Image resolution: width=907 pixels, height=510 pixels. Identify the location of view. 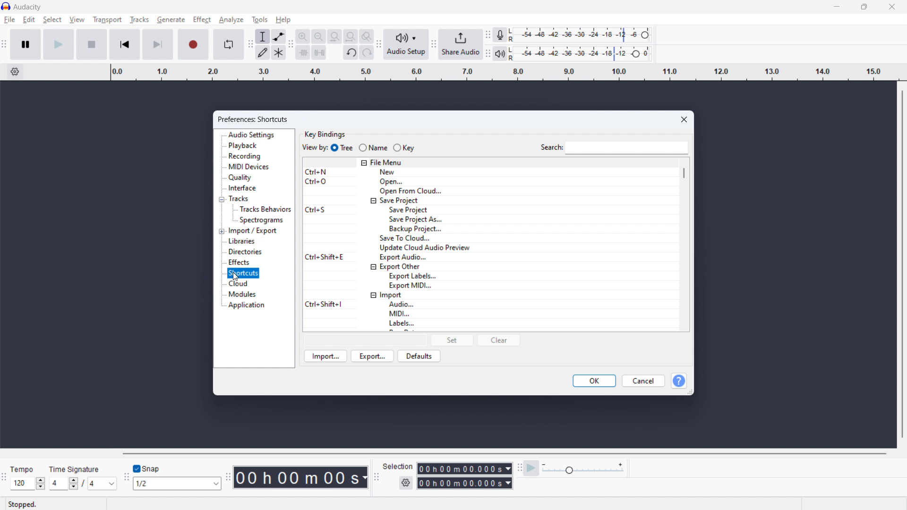
(77, 19).